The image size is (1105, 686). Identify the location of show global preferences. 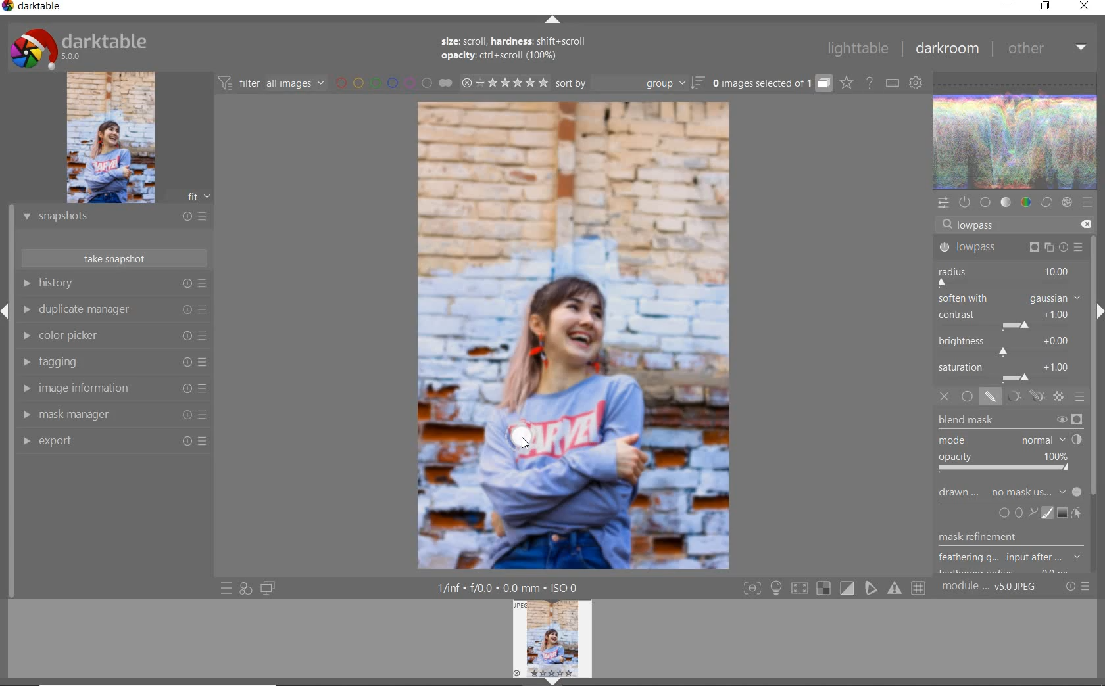
(916, 84).